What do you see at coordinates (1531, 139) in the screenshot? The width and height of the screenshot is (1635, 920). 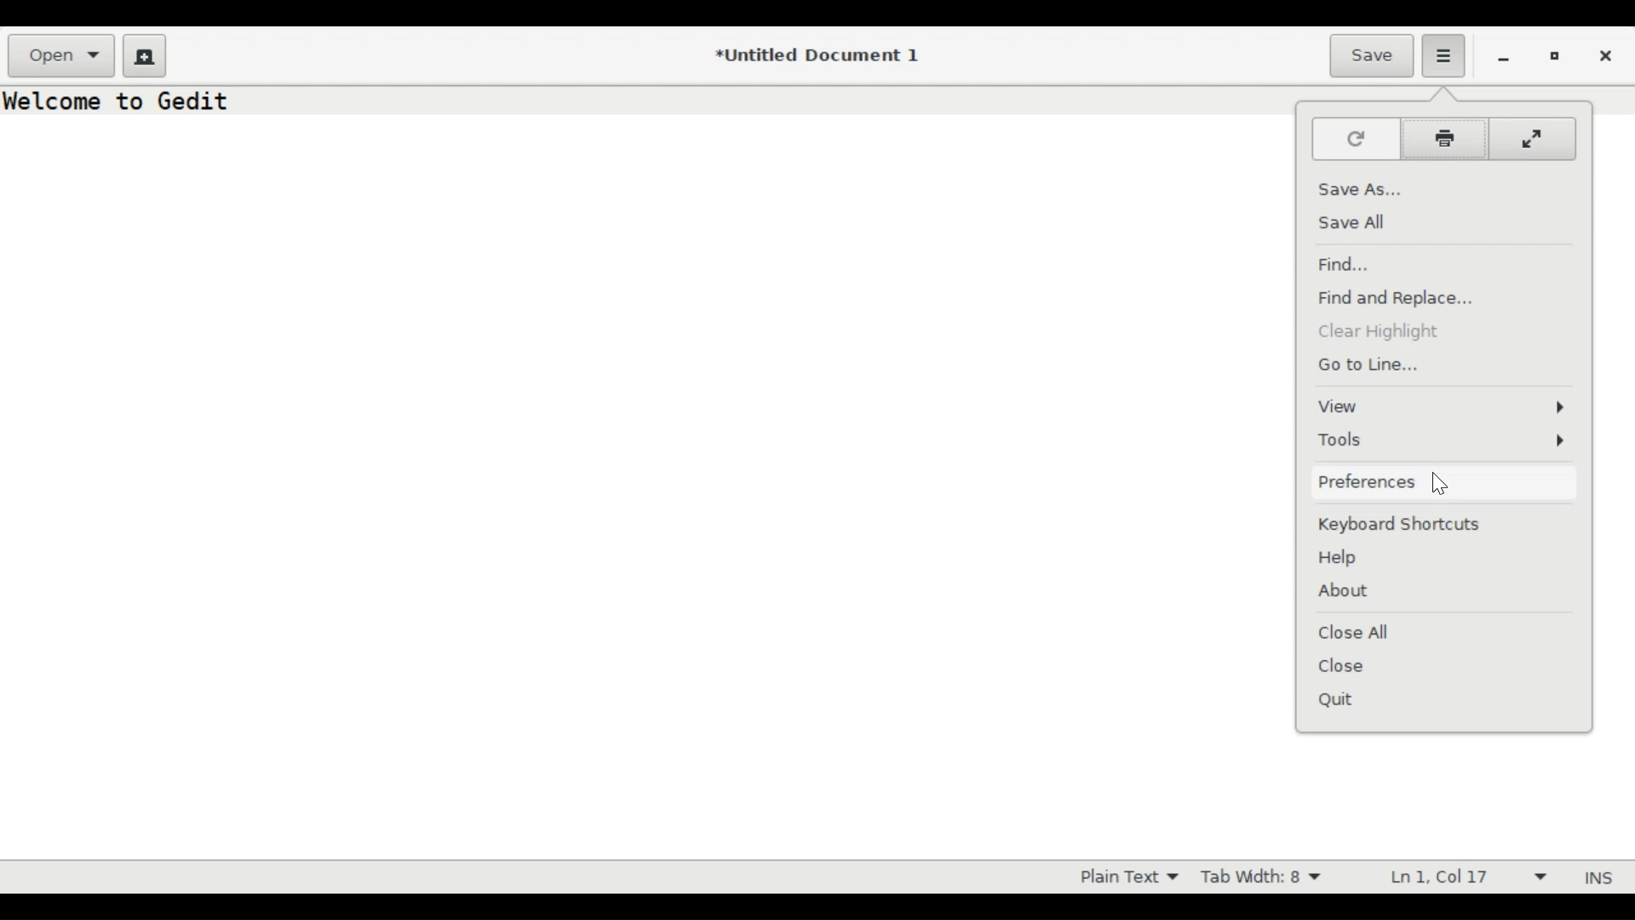 I see `Full screen` at bounding box center [1531, 139].